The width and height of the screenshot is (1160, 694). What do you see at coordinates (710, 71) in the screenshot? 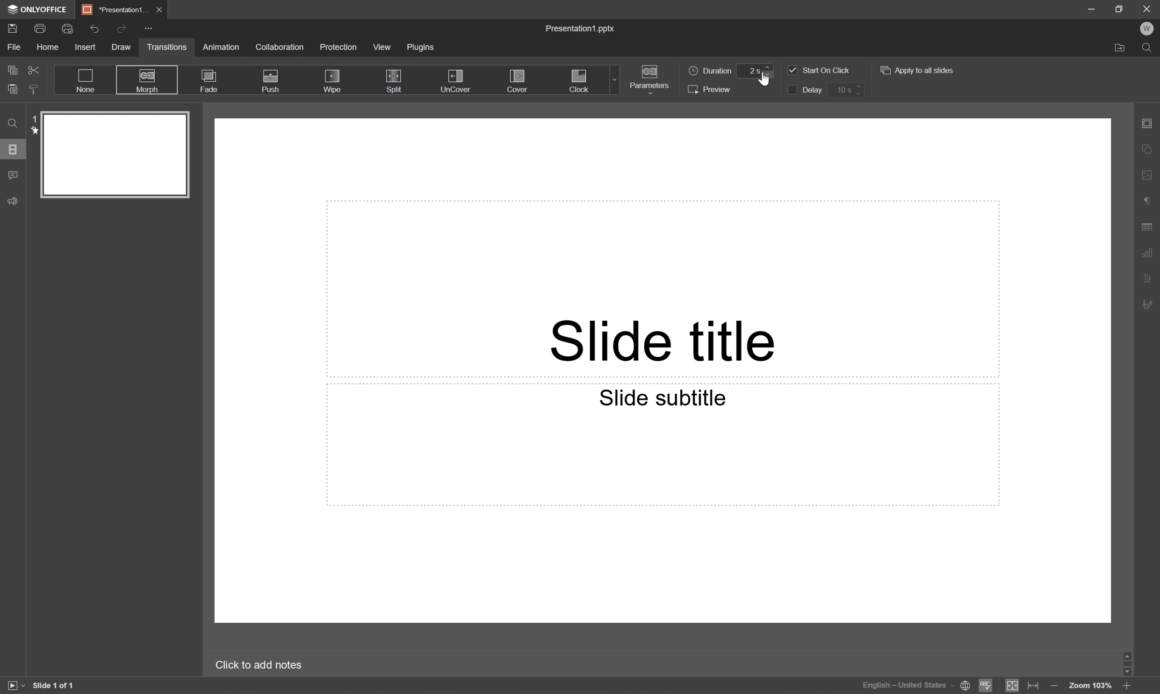
I see `Duration` at bounding box center [710, 71].